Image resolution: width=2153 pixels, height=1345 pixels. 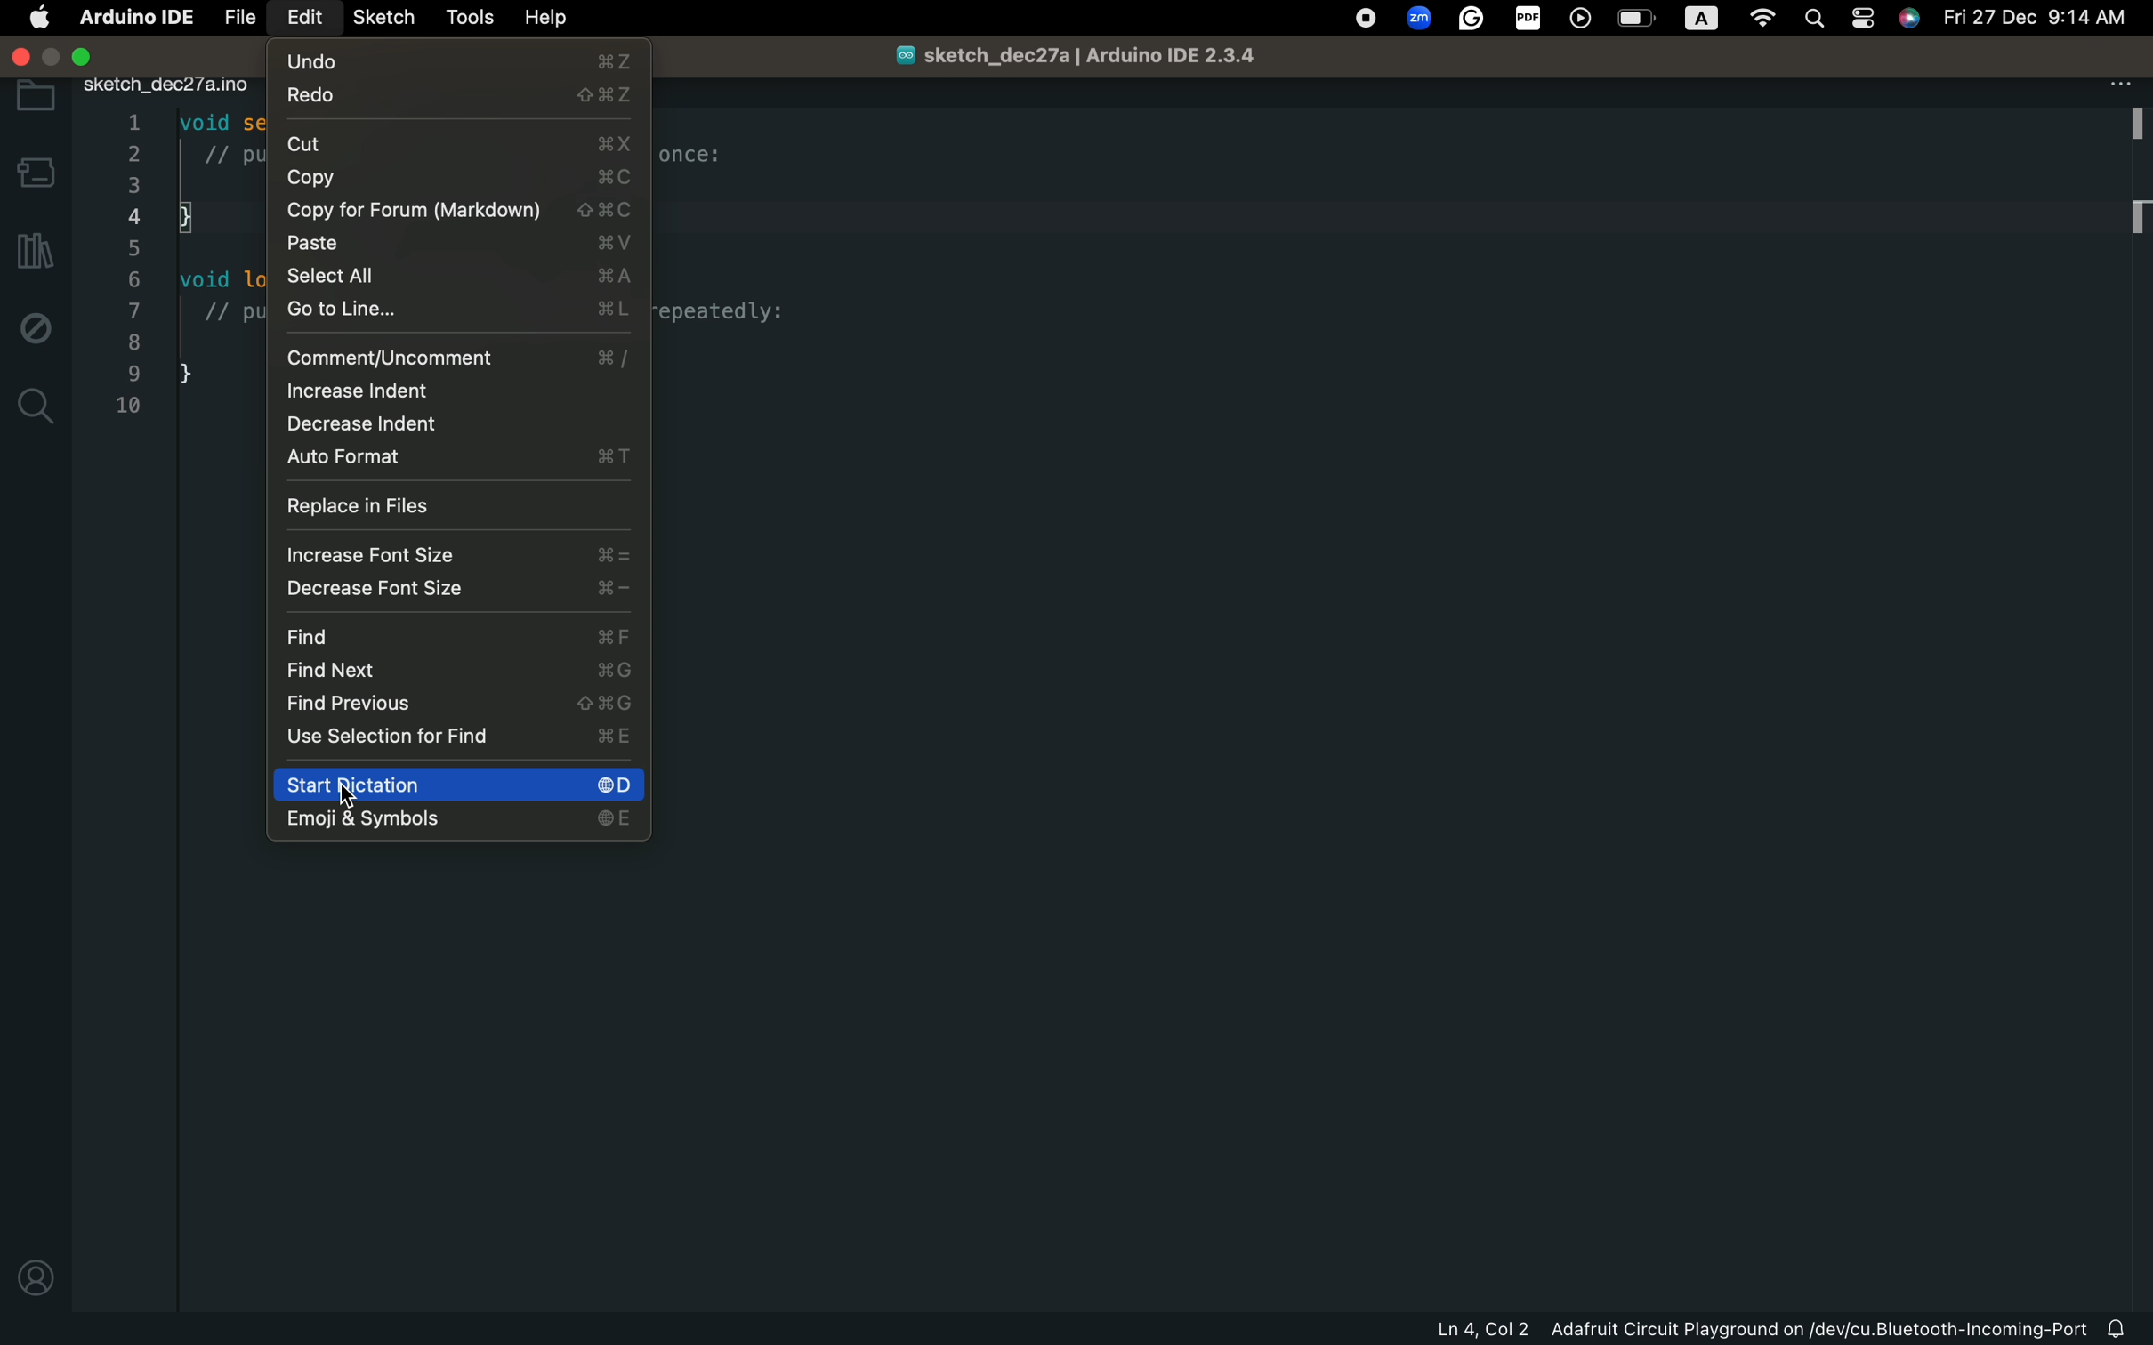 What do you see at coordinates (460, 673) in the screenshot?
I see `find next` at bounding box center [460, 673].